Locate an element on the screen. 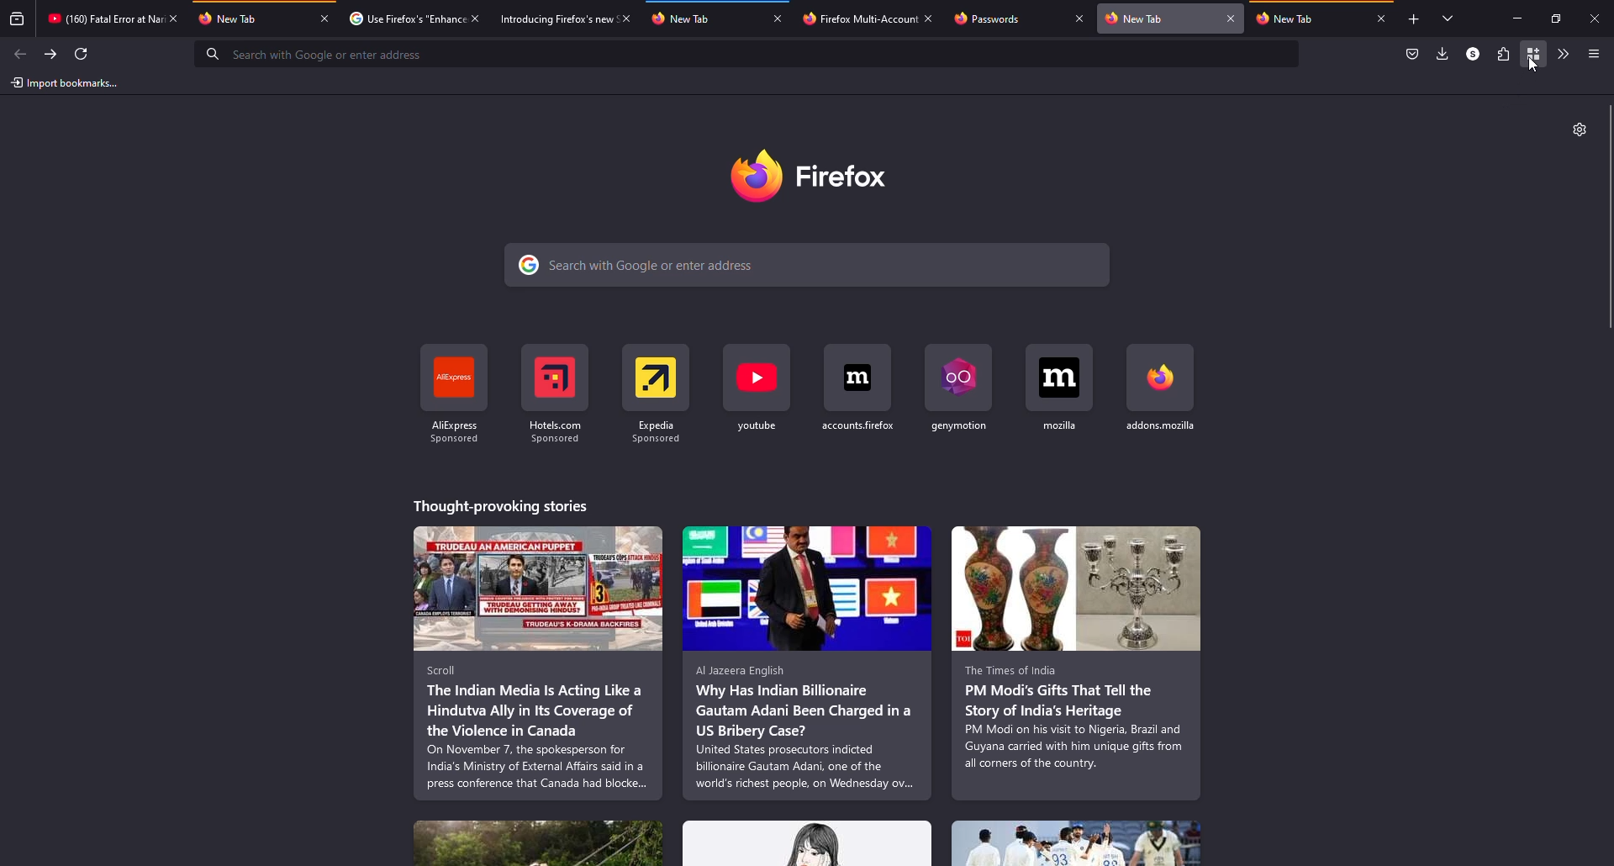  minimize is located at coordinates (1512, 18).